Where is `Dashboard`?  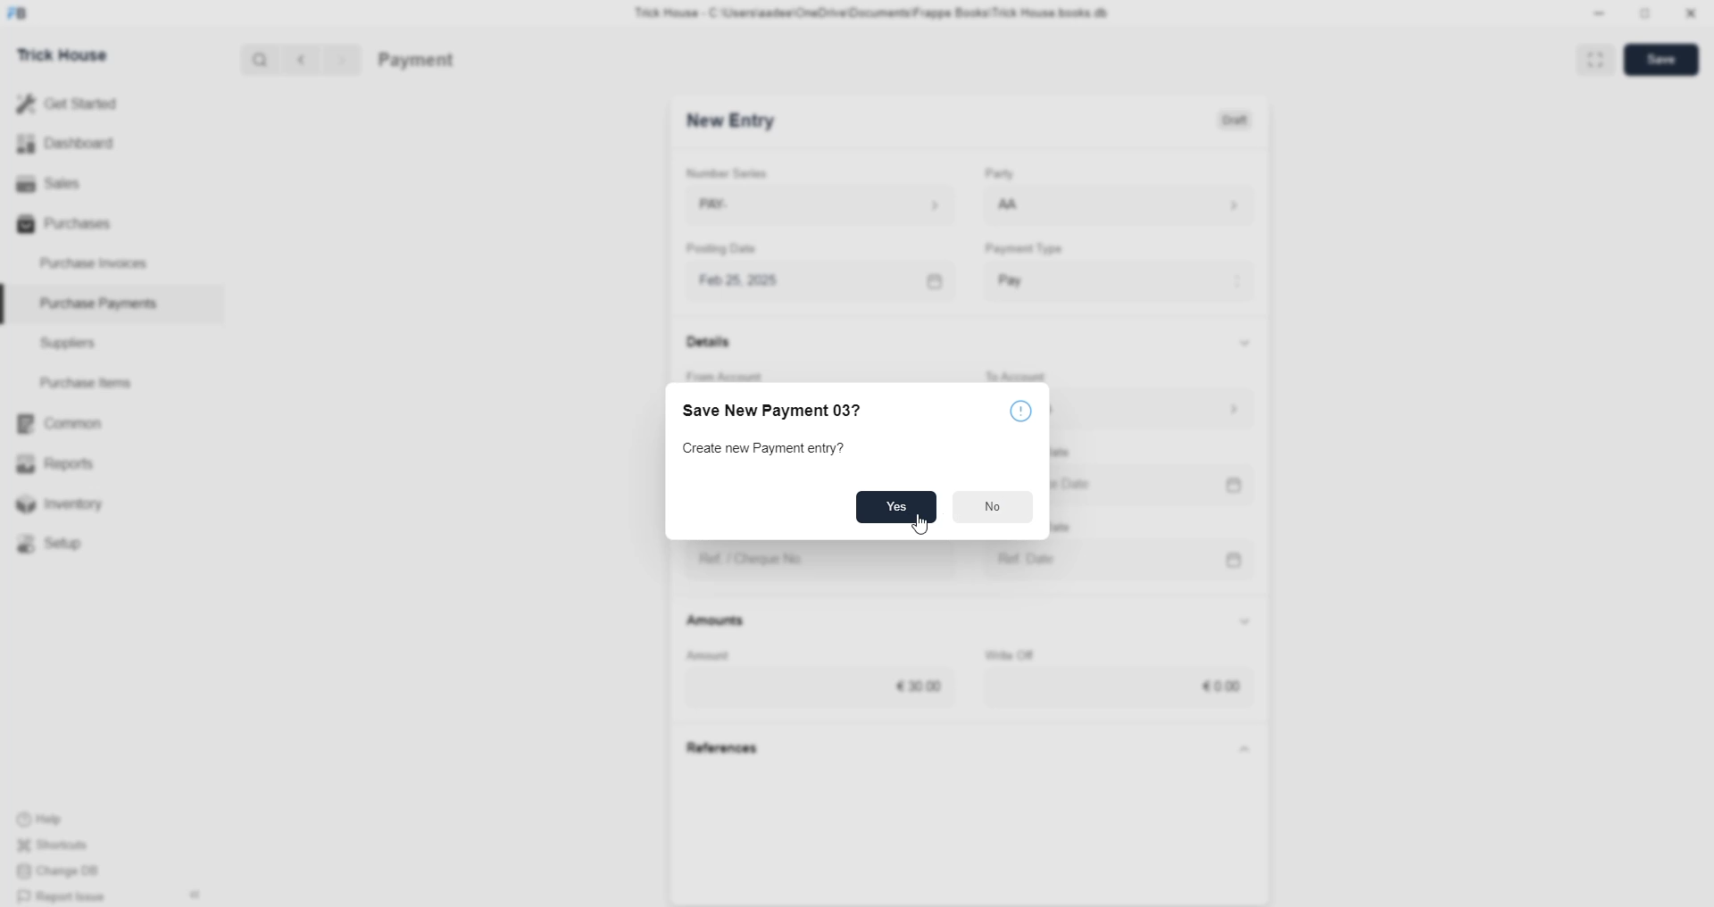
Dashboard is located at coordinates (70, 143).